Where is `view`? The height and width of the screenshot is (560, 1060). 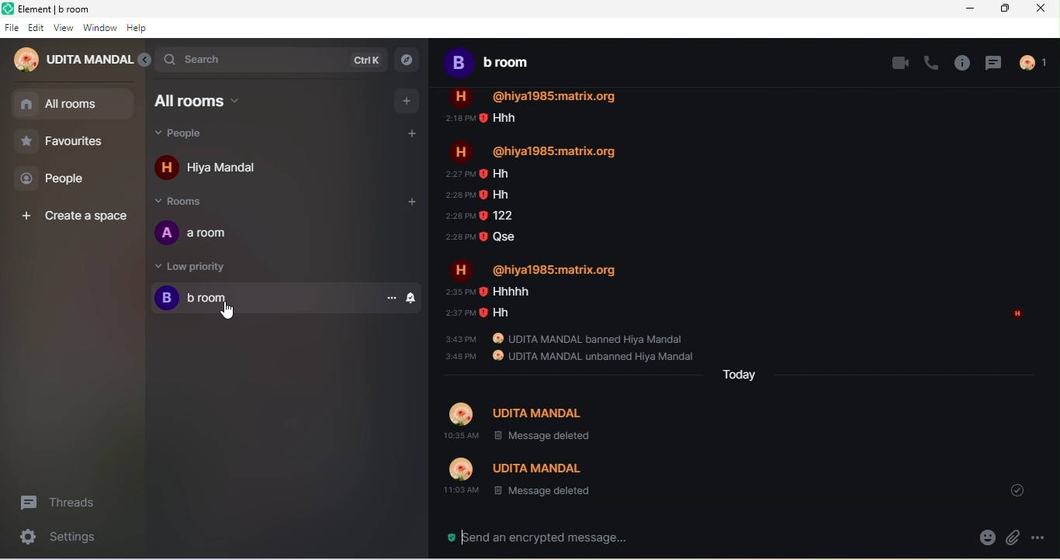
view is located at coordinates (64, 30).